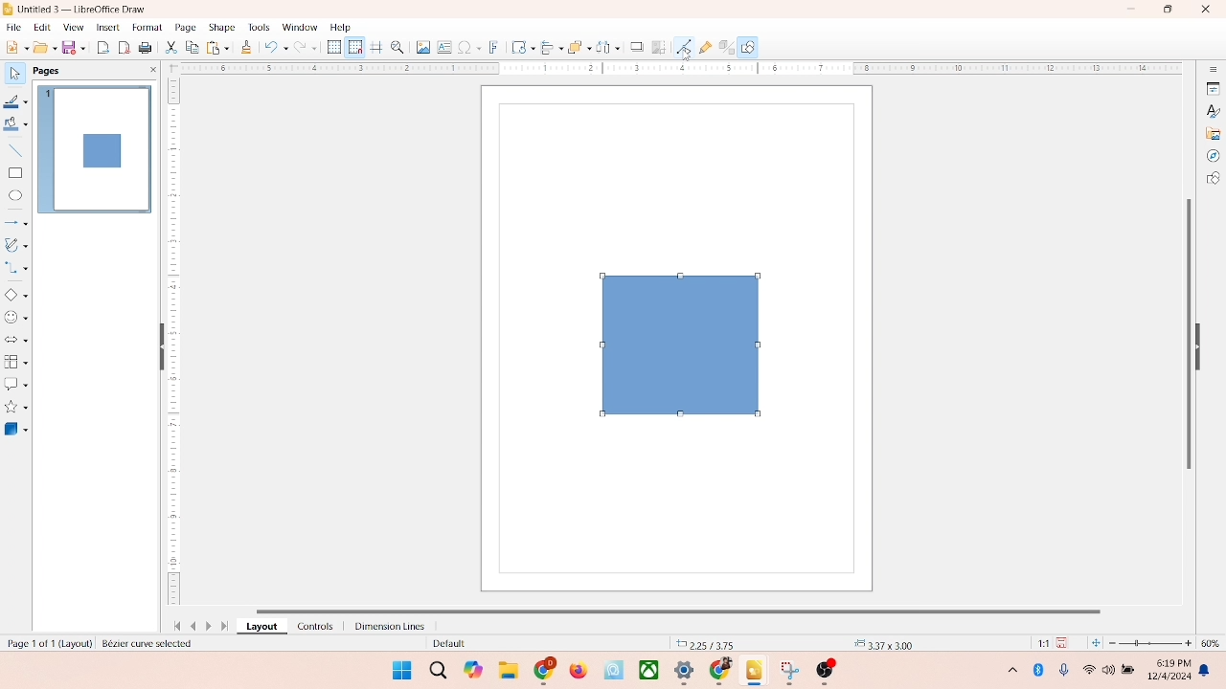 Image resolution: width=1226 pixels, height=689 pixels. Describe the element at coordinates (439, 671) in the screenshot. I see `search` at that location.